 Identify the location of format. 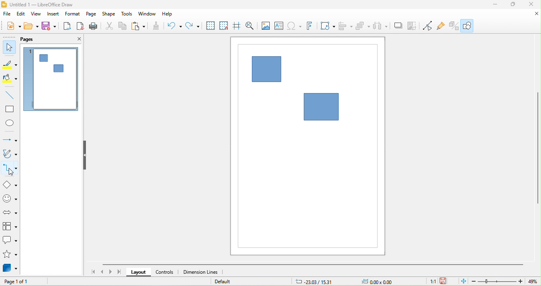
(72, 14).